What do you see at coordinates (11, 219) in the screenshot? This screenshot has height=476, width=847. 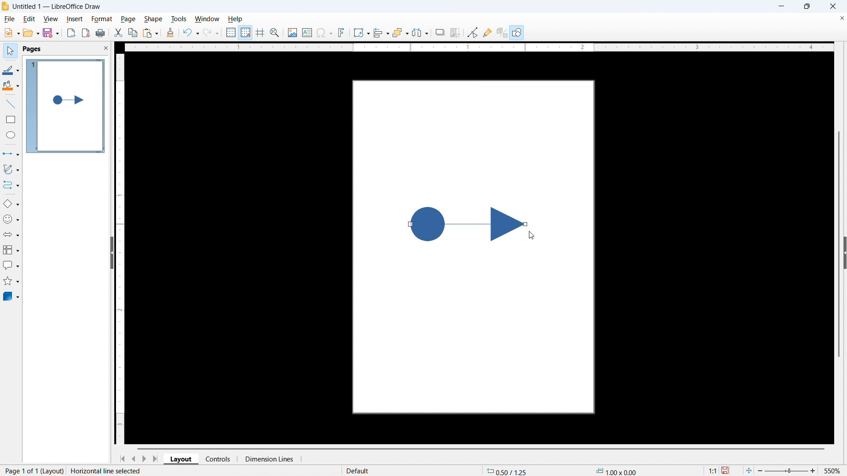 I see `Symbol shapes ` at bounding box center [11, 219].